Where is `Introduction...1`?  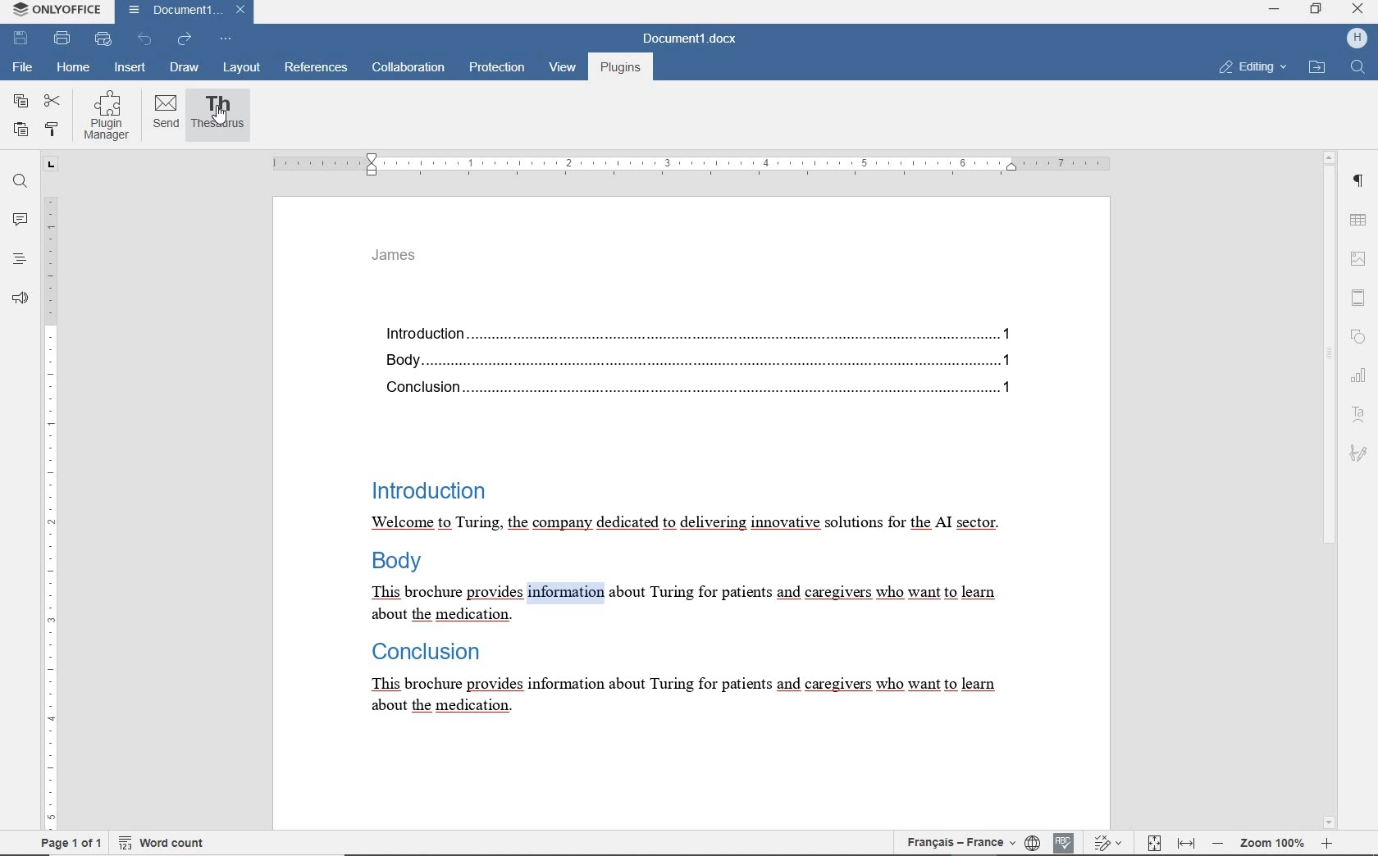 Introduction...1 is located at coordinates (693, 330).